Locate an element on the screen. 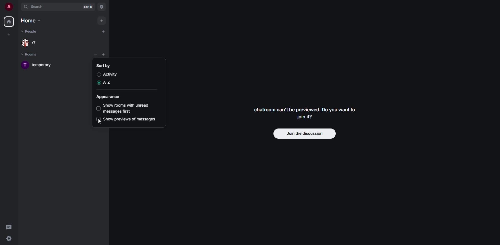  add is located at coordinates (104, 31).